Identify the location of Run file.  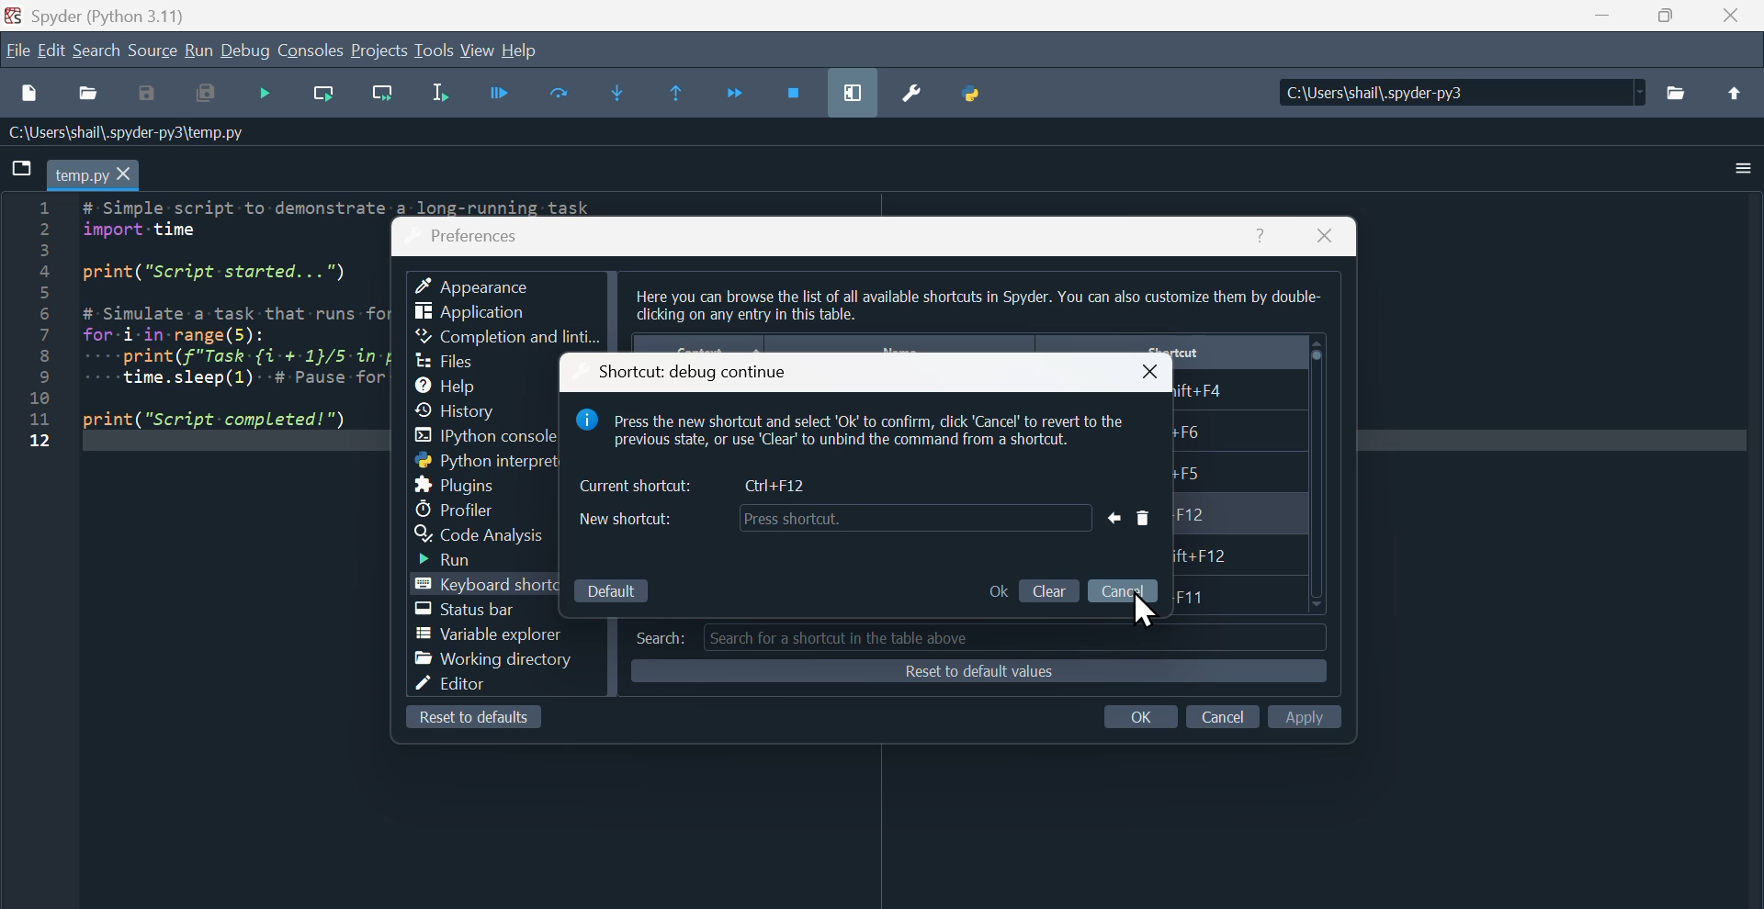
(501, 96).